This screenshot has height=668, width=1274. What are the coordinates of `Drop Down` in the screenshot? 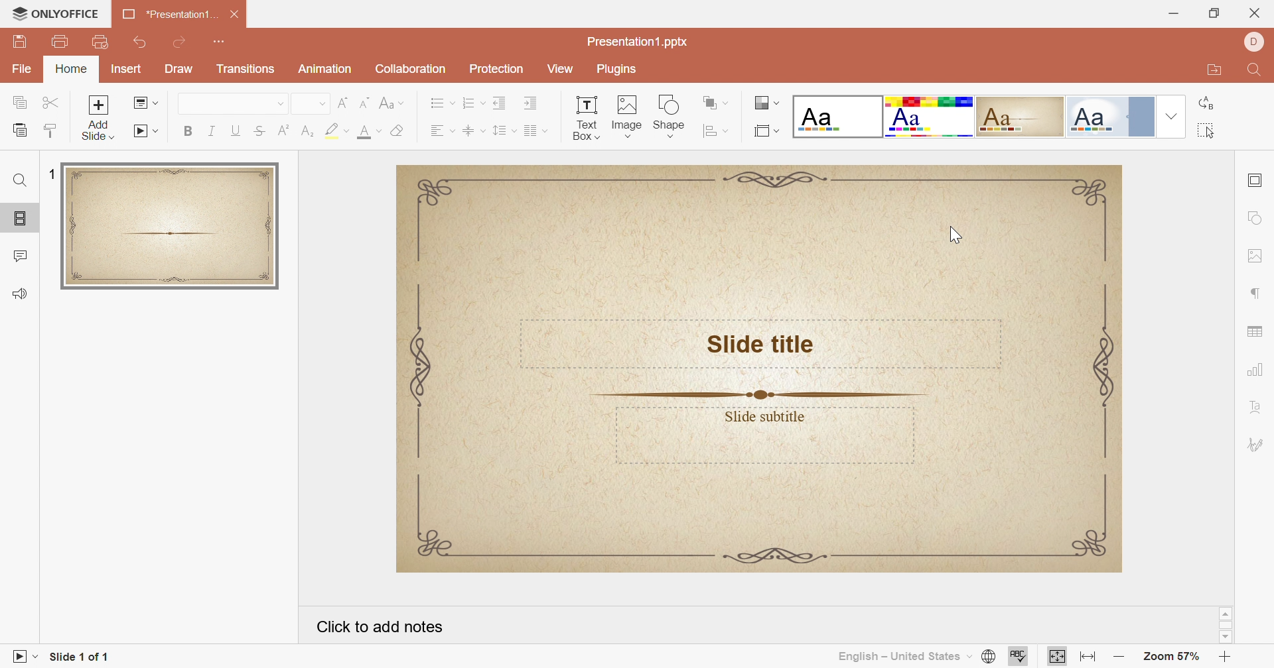 It's located at (402, 103).